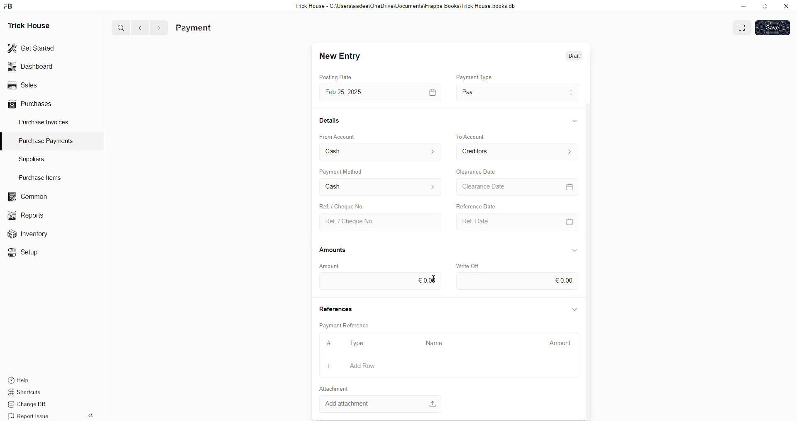 This screenshot has width=797, height=421. What do you see at coordinates (10, 5) in the screenshot?
I see `FB` at bounding box center [10, 5].